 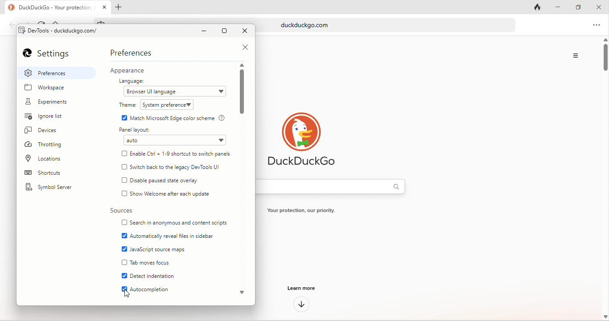 I want to click on auto, so click(x=176, y=140).